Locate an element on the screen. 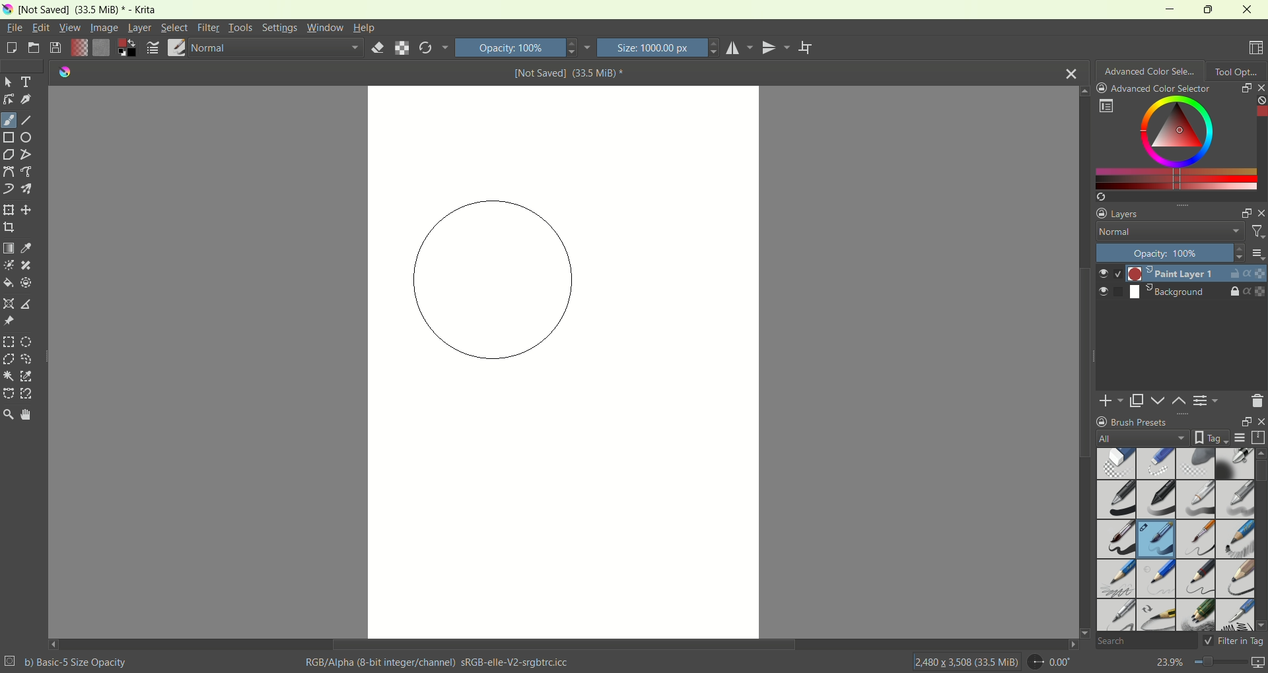 The width and height of the screenshot is (1268, 673). color selection is located at coordinates (1171, 142).